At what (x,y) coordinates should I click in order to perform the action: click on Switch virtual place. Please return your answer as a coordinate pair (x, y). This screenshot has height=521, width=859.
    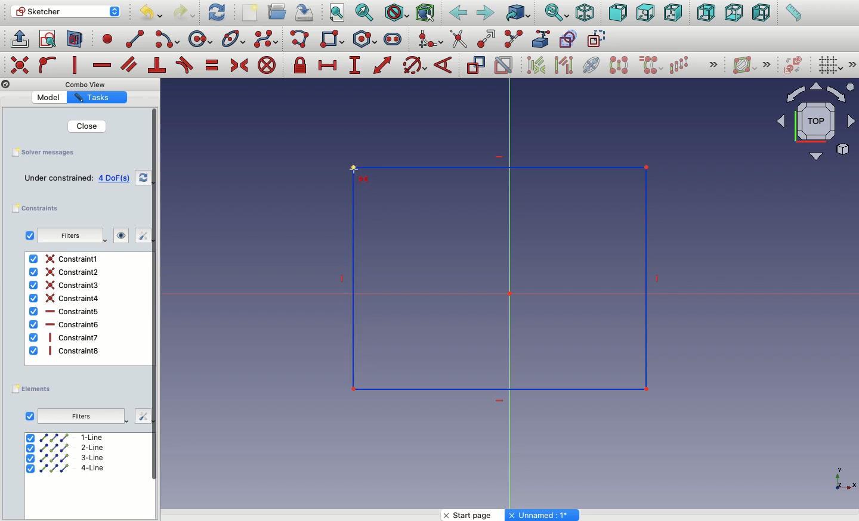
    Looking at the image, I should click on (791, 66).